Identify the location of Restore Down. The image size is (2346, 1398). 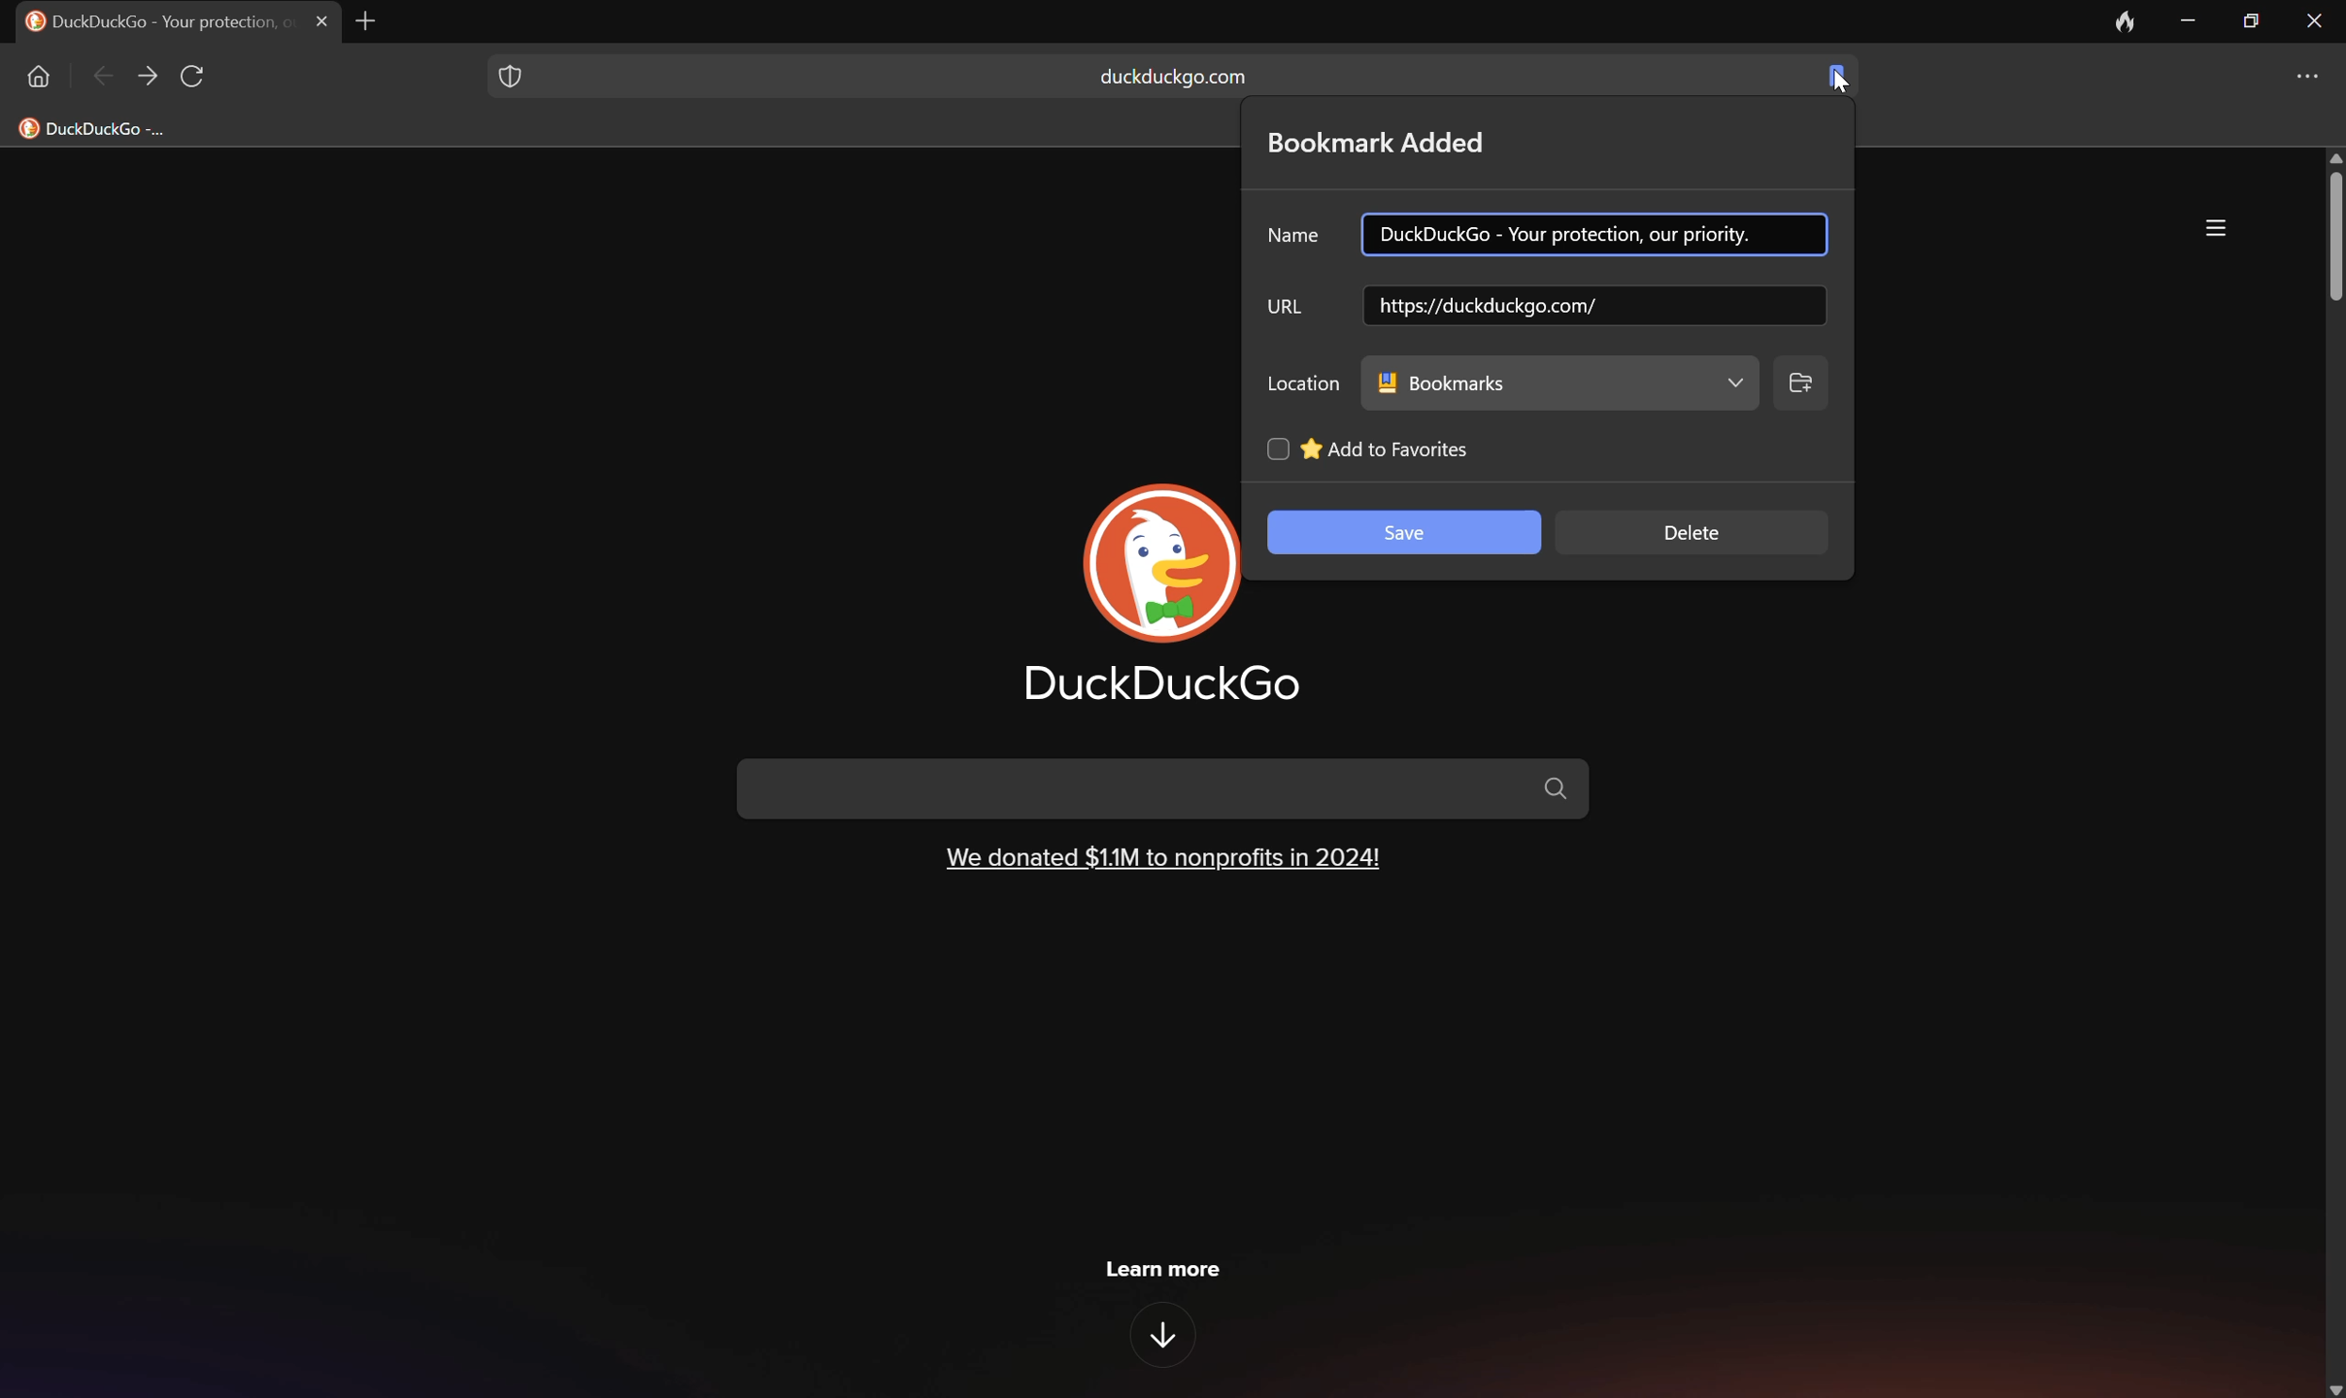
(2253, 17).